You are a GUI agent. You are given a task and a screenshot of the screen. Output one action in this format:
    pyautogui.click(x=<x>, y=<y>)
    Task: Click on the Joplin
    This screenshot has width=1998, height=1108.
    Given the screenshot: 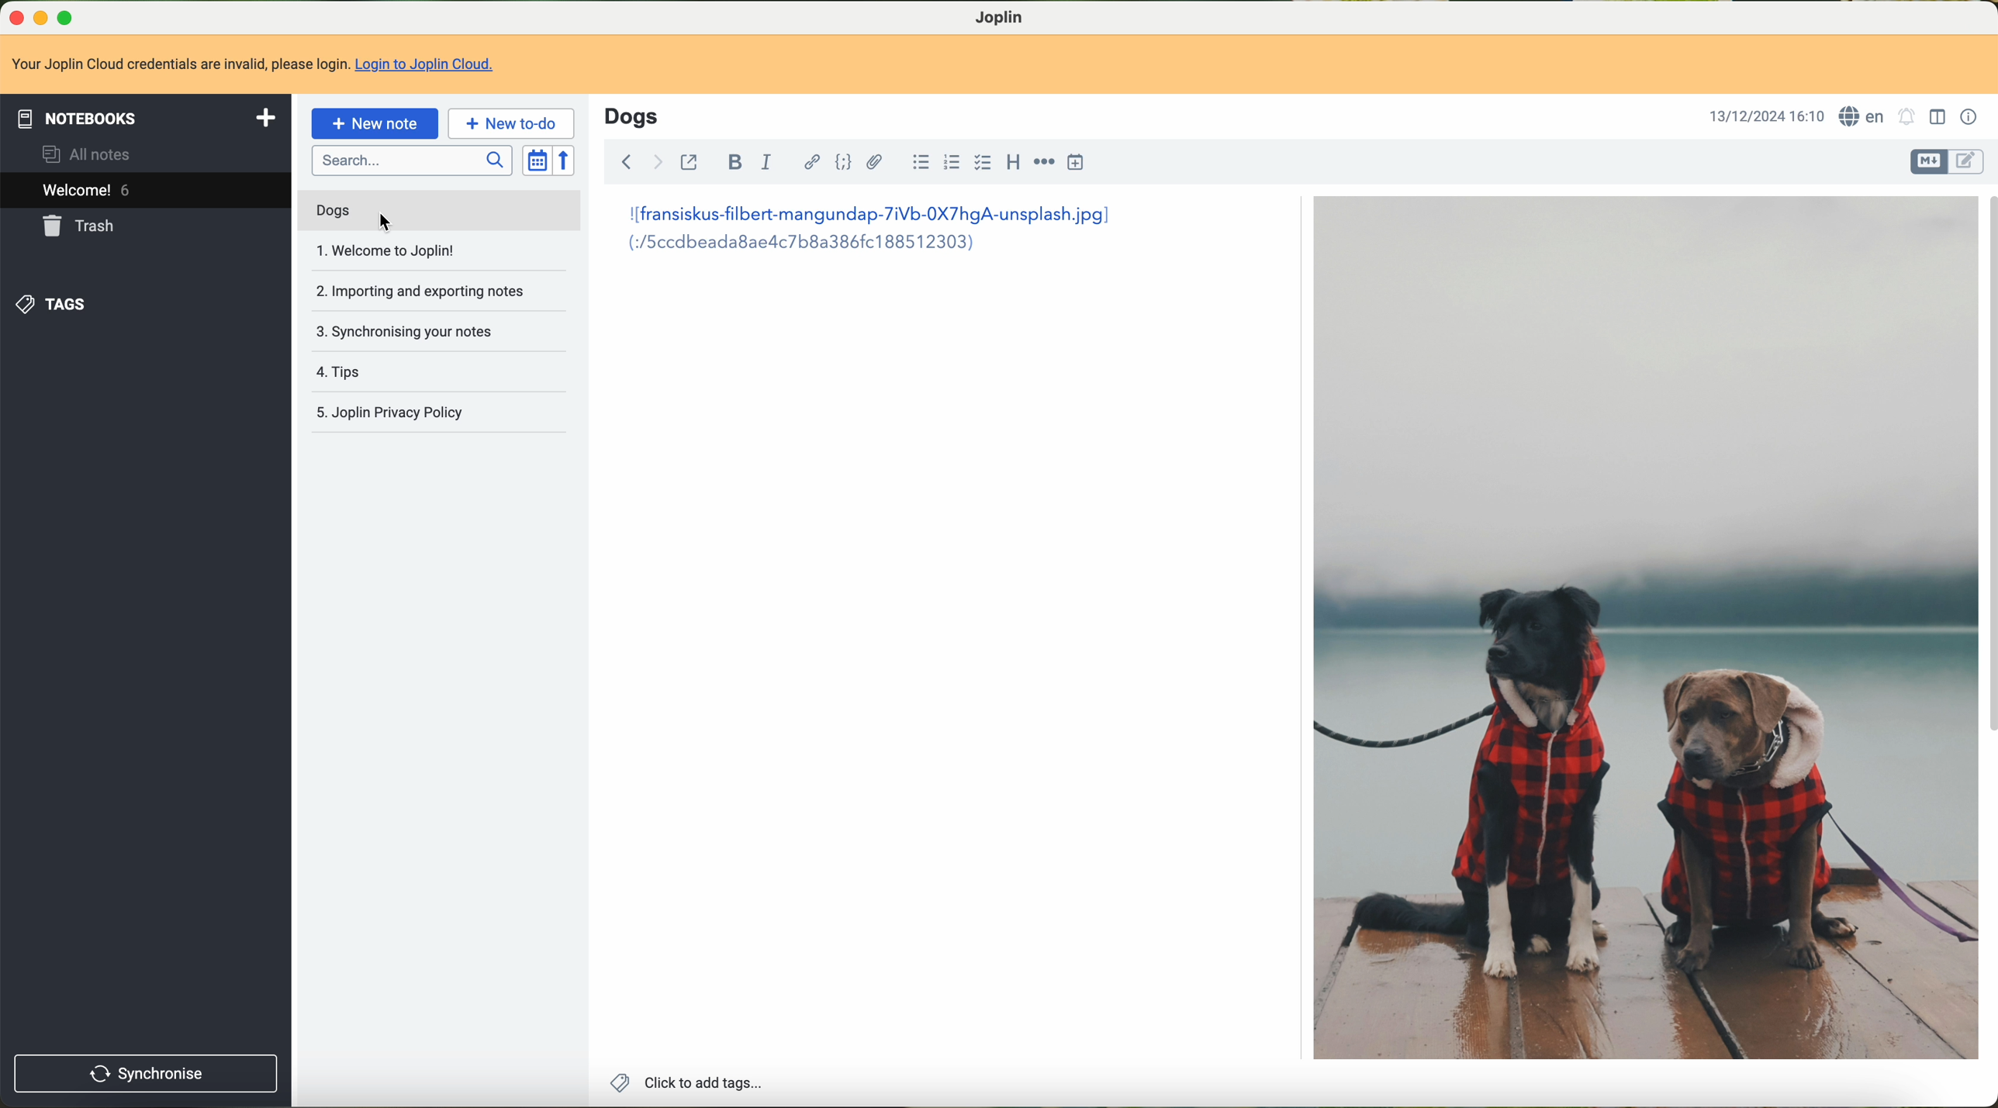 What is the action you would take?
    pyautogui.click(x=1001, y=16)
    